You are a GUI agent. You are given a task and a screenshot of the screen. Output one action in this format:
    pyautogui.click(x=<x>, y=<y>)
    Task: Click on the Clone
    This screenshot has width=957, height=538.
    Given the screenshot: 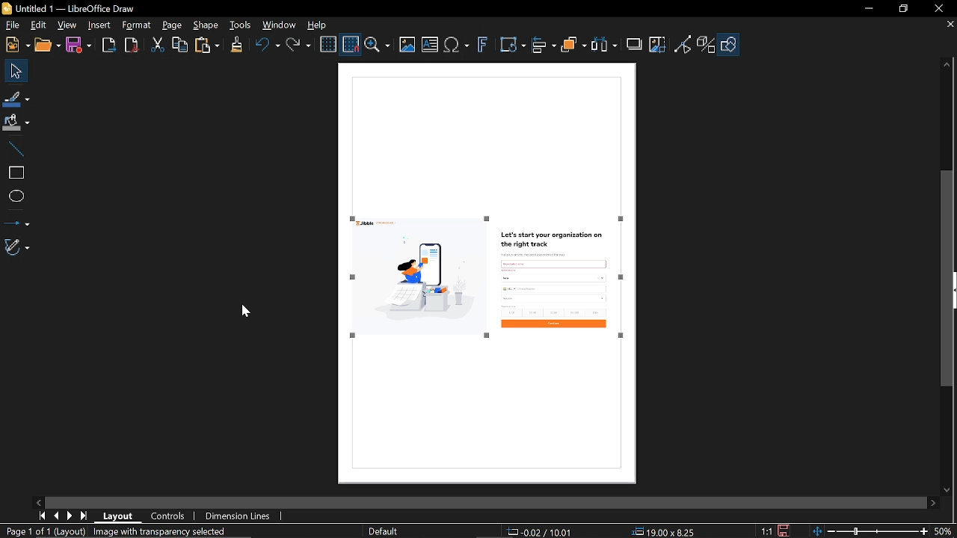 What is the action you would take?
    pyautogui.click(x=238, y=46)
    